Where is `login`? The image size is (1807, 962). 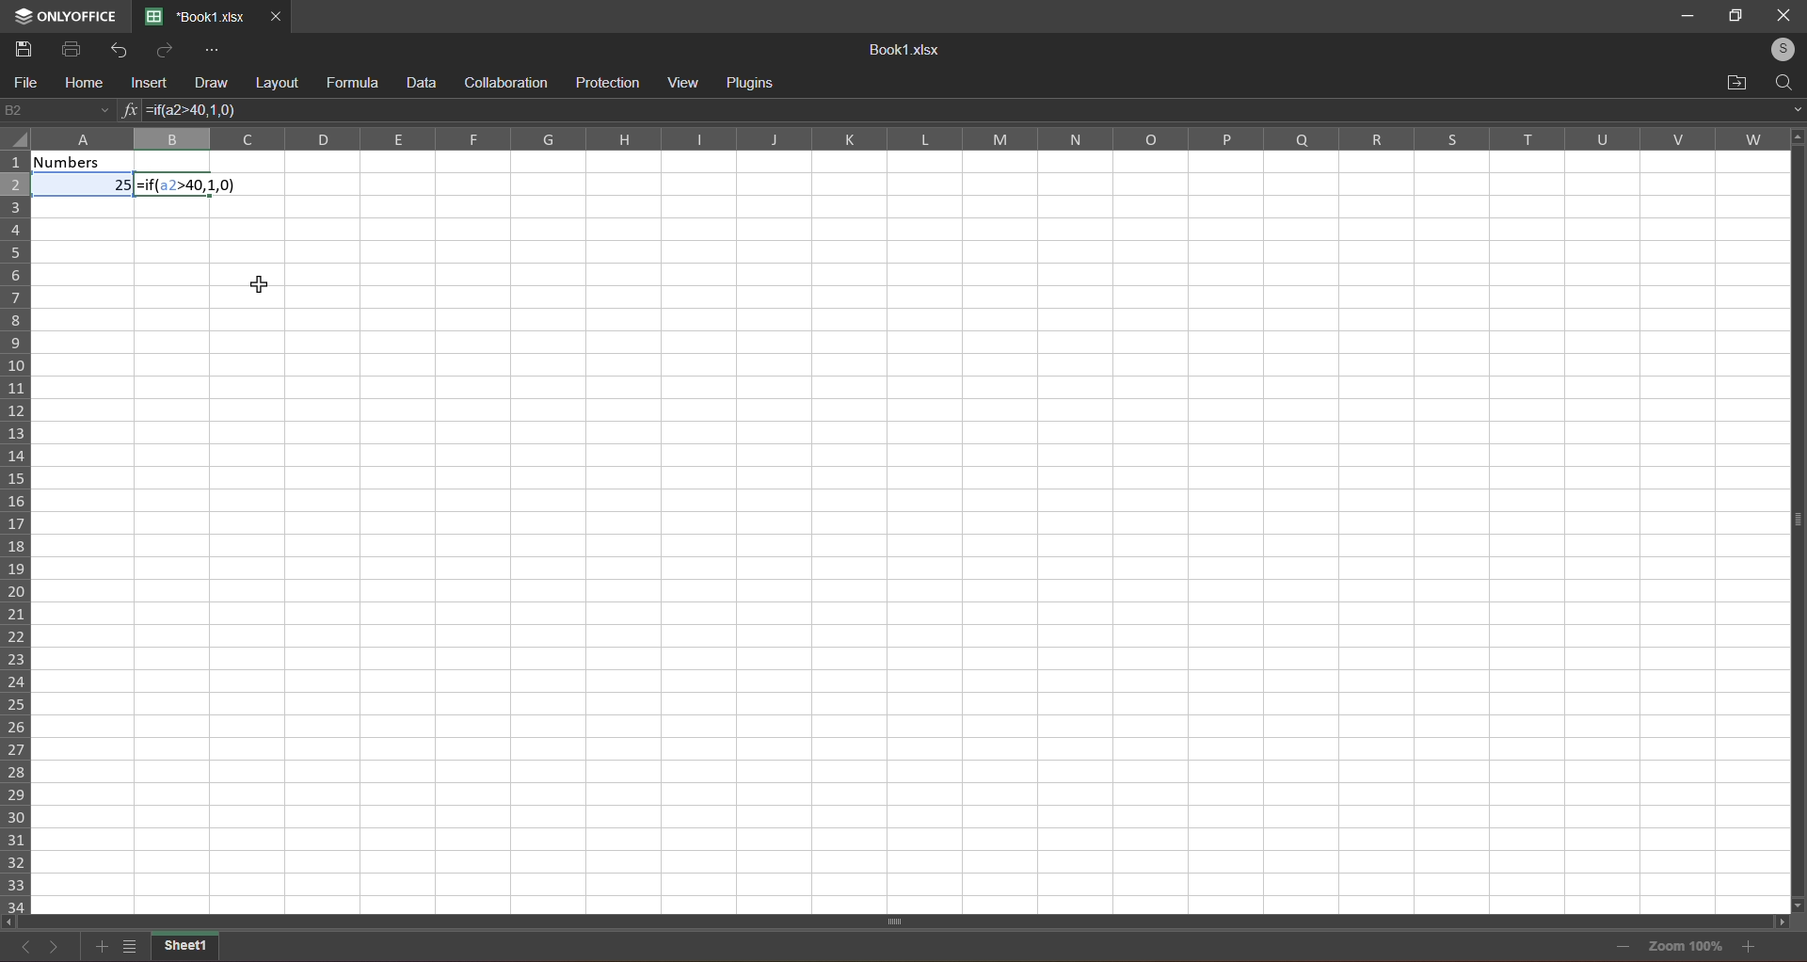 login is located at coordinates (1778, 47).